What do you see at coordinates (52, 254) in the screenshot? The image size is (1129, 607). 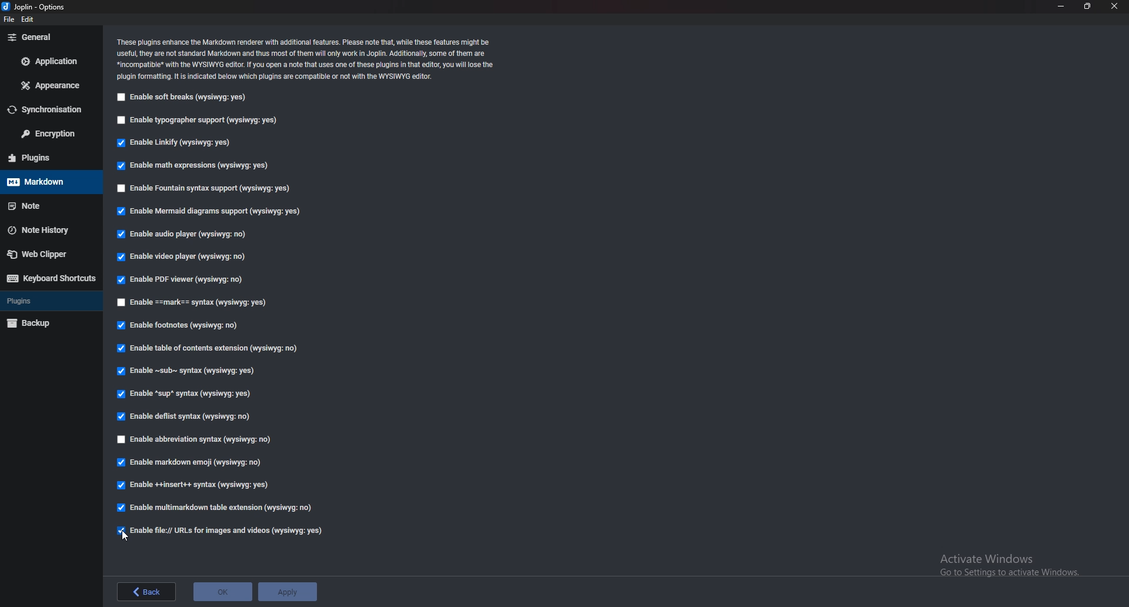 I see `Webclipper` at bounding box center [52, 254].